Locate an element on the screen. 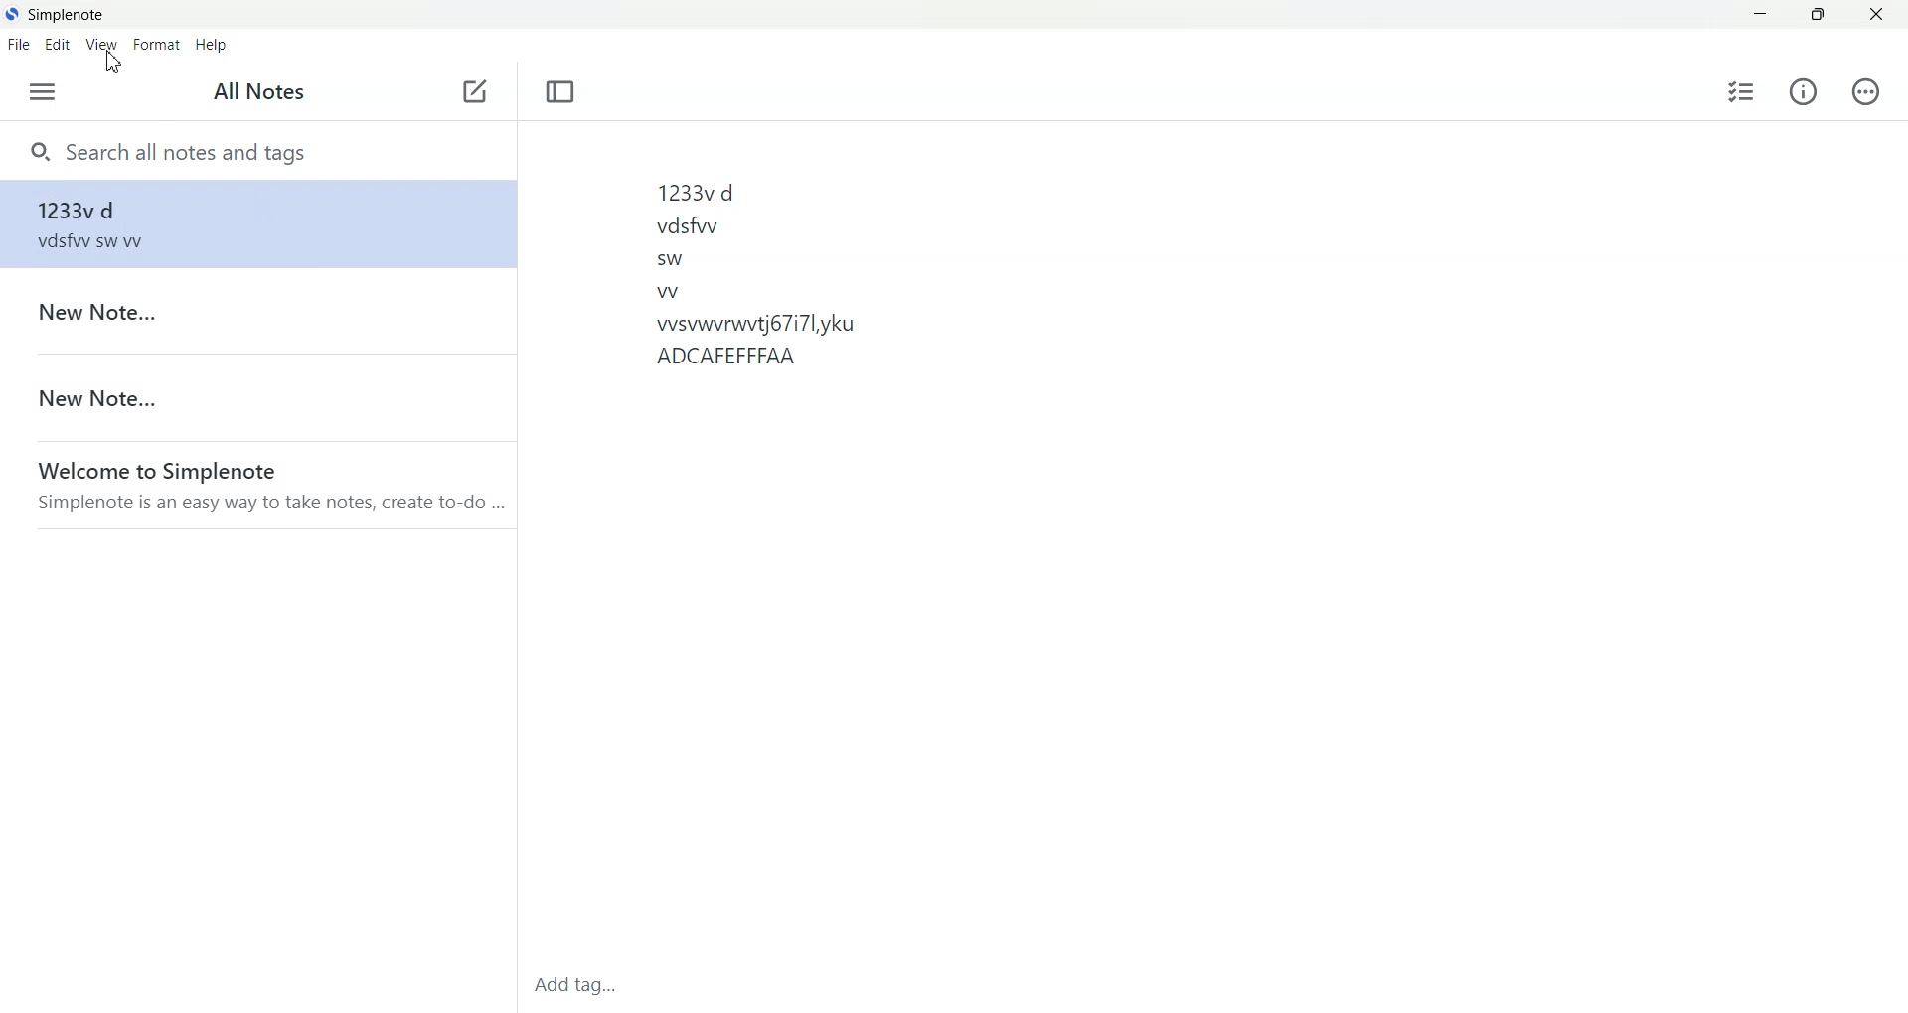 The width and height of the screenshot is (1908, 1013). Minimize is located at coordinates (1759, 12).